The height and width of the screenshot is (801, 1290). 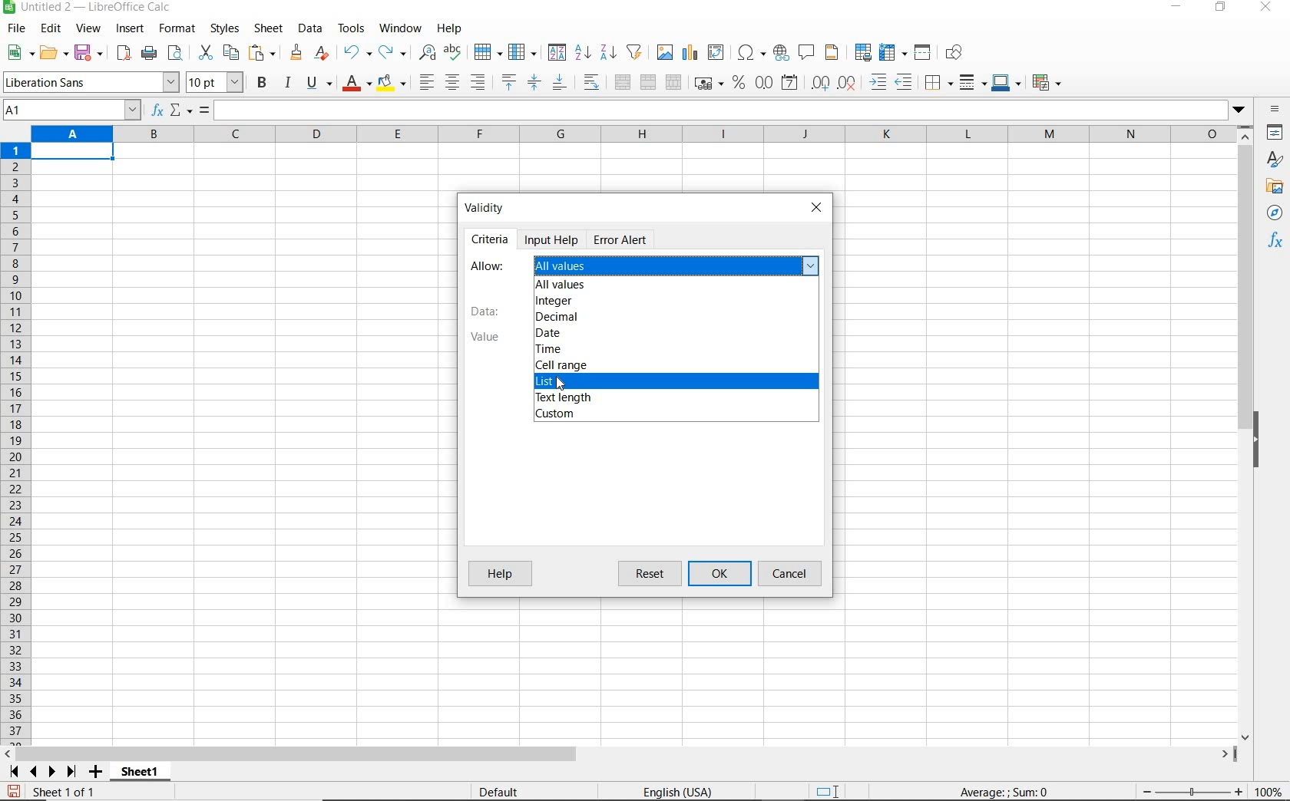 I want to click on cell range, so click(x=561, y=365).